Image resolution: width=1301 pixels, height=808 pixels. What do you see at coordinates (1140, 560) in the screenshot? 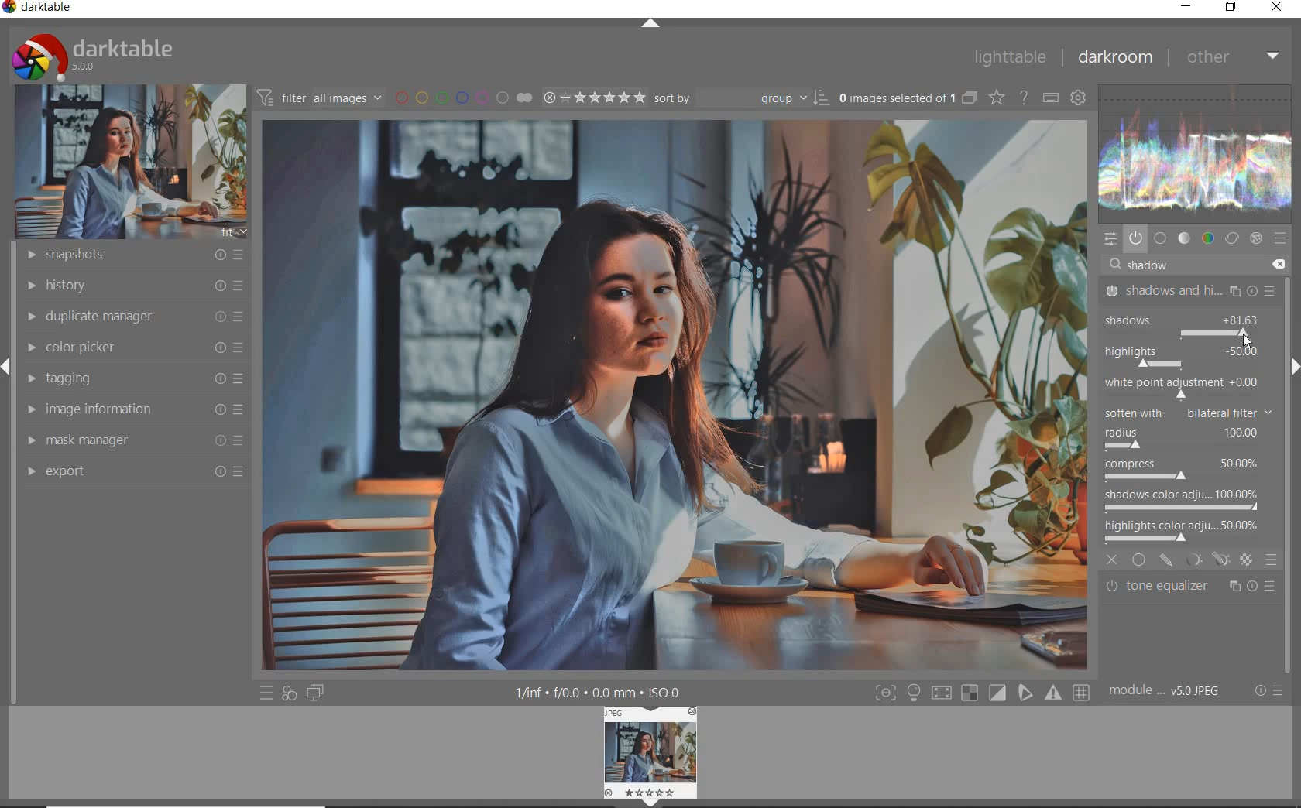
I see `uniformly` at bounding box center [1140, 560].